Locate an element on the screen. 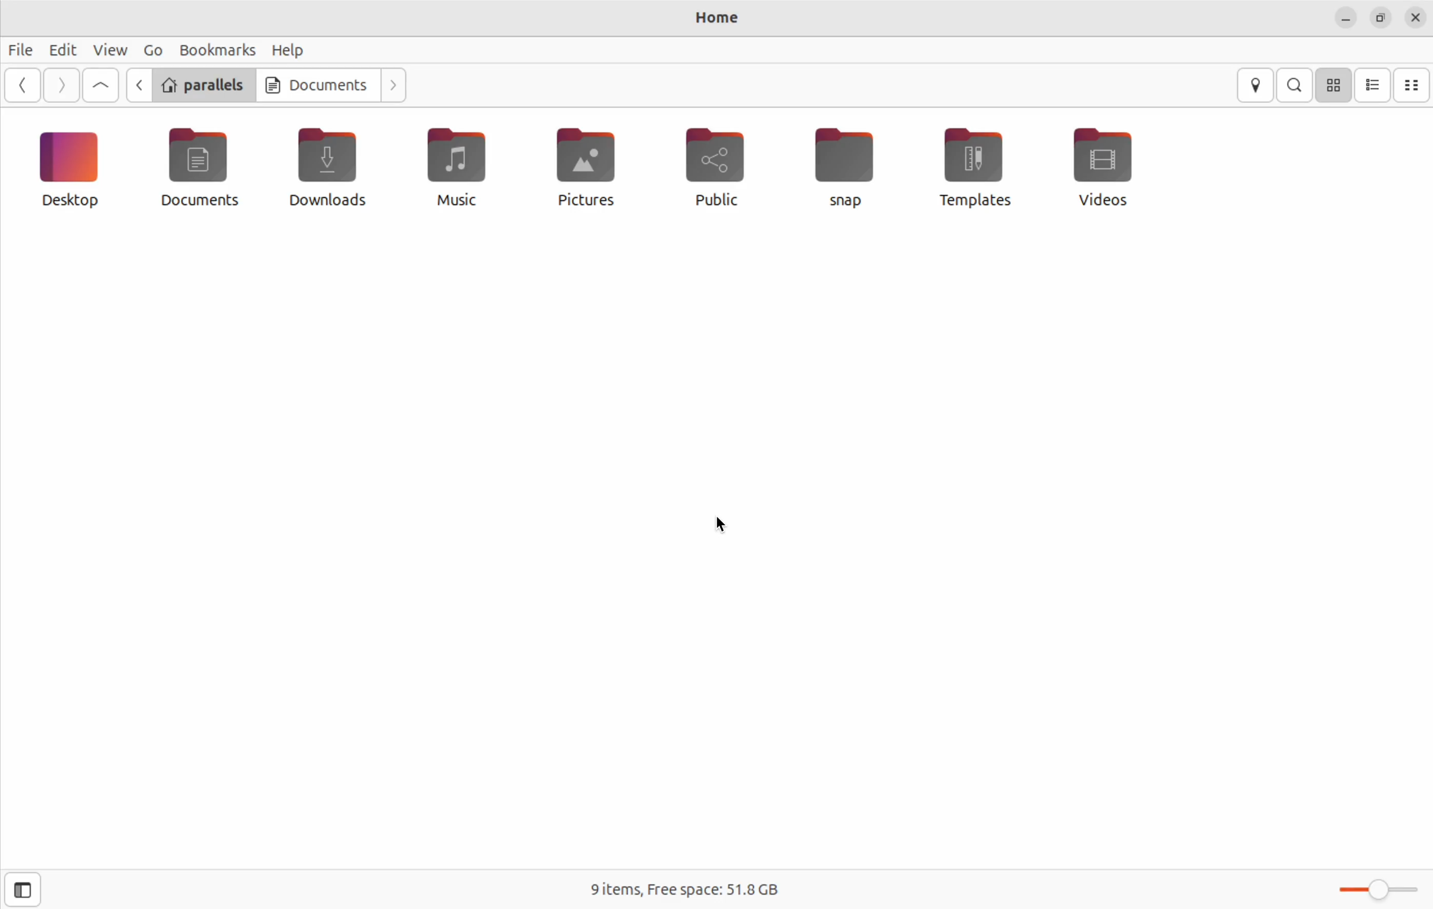 Image resolution: width=1433 pixels, height=909 pixels. openside bar is located at coordinates (21, 891).